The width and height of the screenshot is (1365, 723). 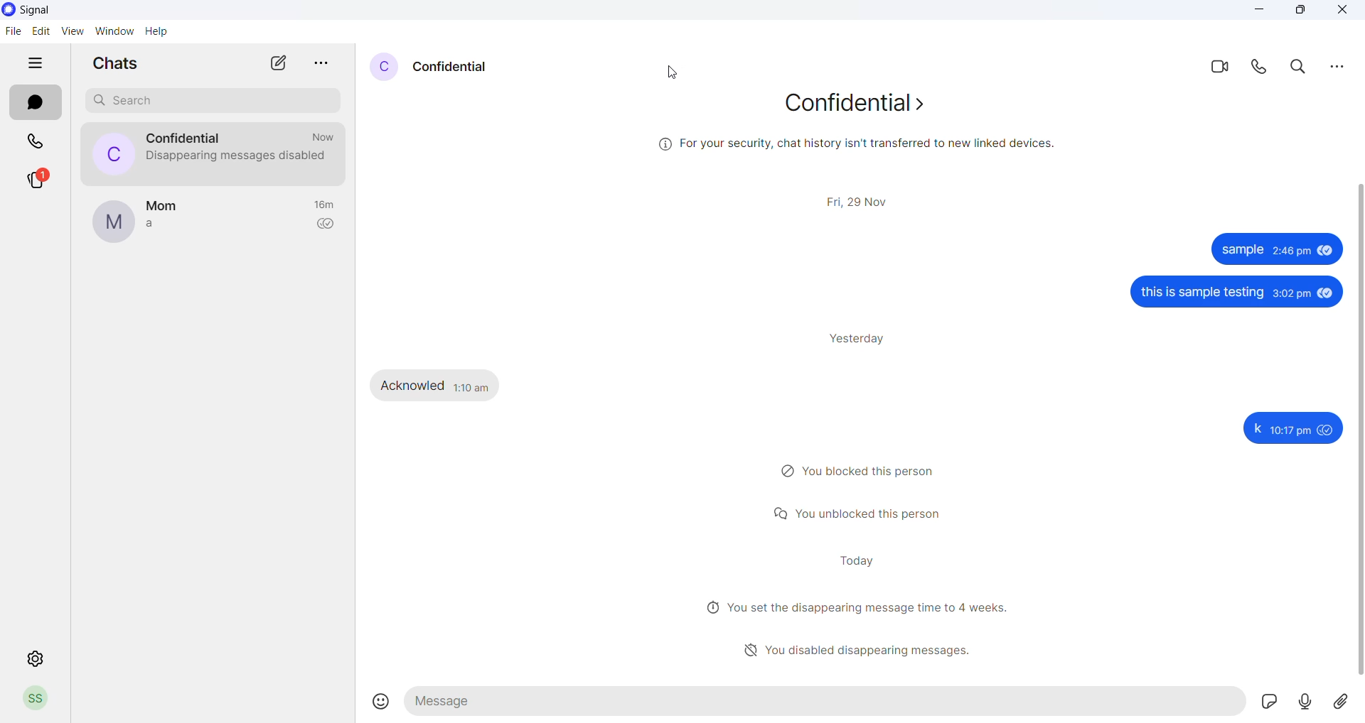 I want to click on read recipient, so click(x=328, y=226).